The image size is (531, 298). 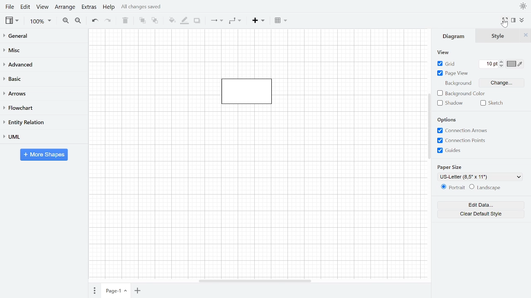 What do you see at coordinates (39, 21) in the screenshot?
I see `Zoom` at bounding box center [39, 21].